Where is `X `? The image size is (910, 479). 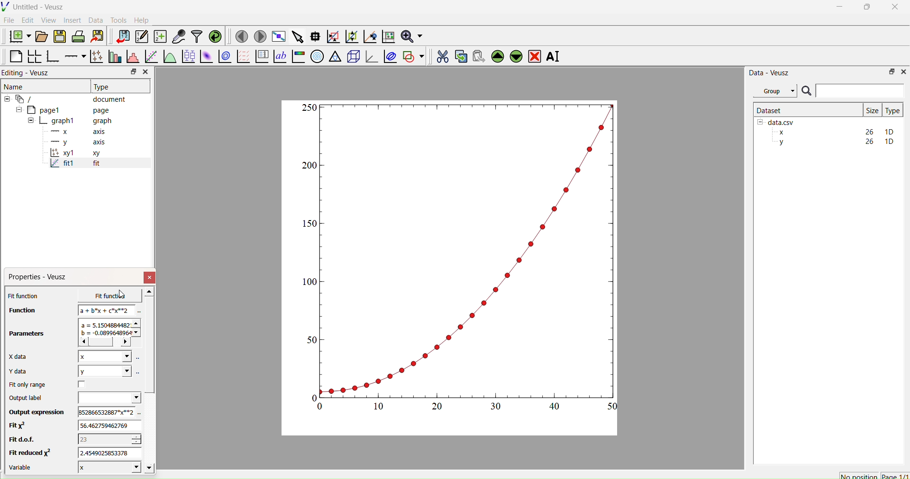 X  is located at coordinates (104, 467).